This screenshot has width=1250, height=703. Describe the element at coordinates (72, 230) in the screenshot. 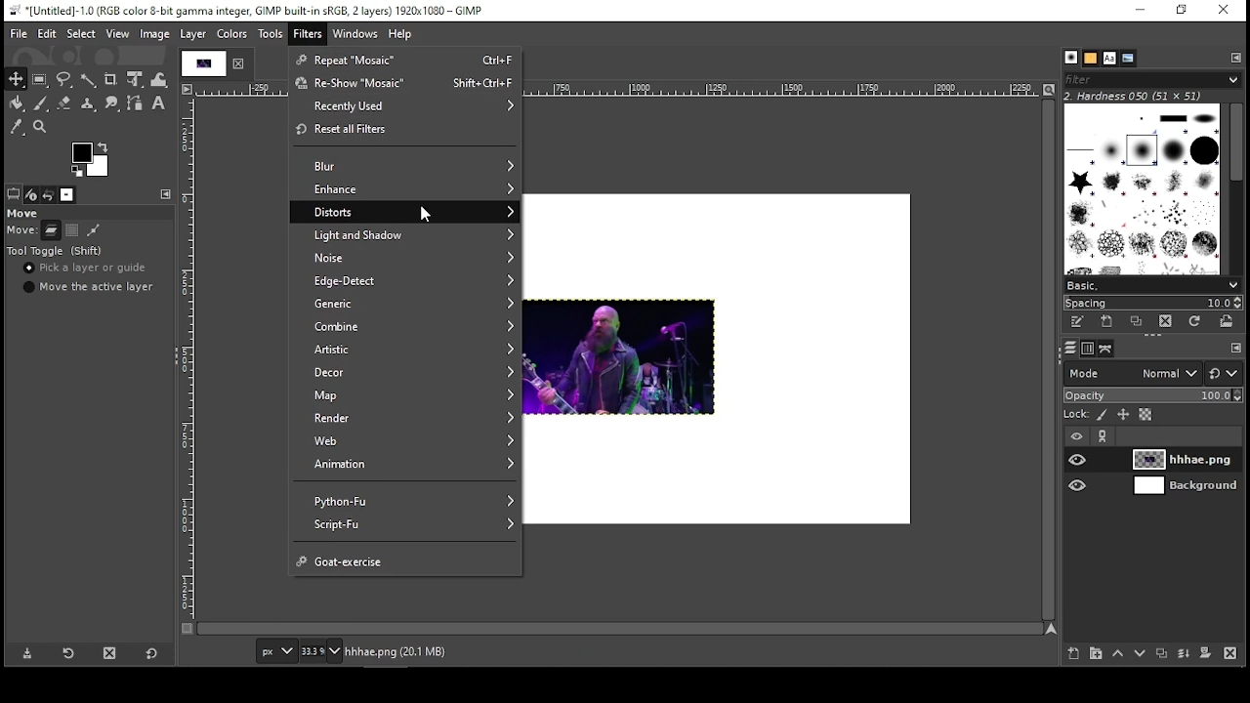

I see `move channels` at that location.